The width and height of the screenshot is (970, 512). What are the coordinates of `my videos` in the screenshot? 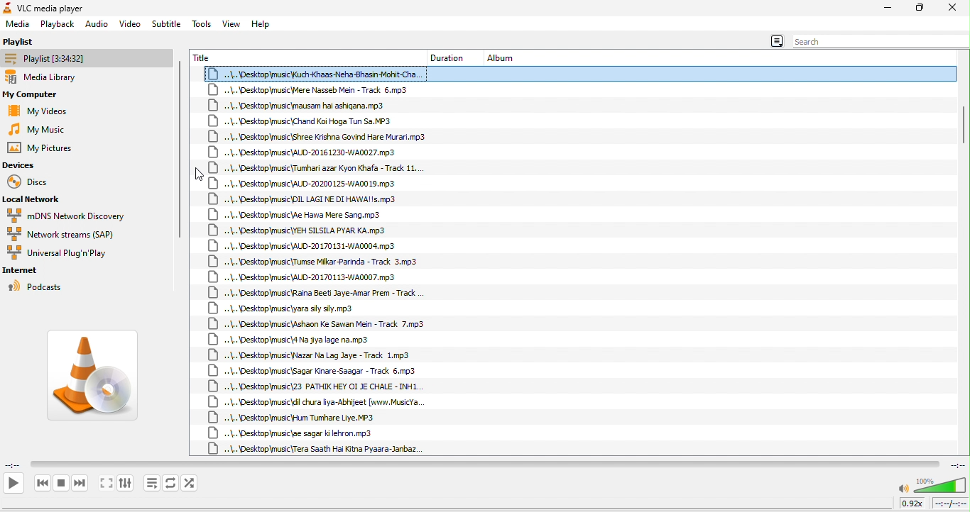 It's located at (44, 111).